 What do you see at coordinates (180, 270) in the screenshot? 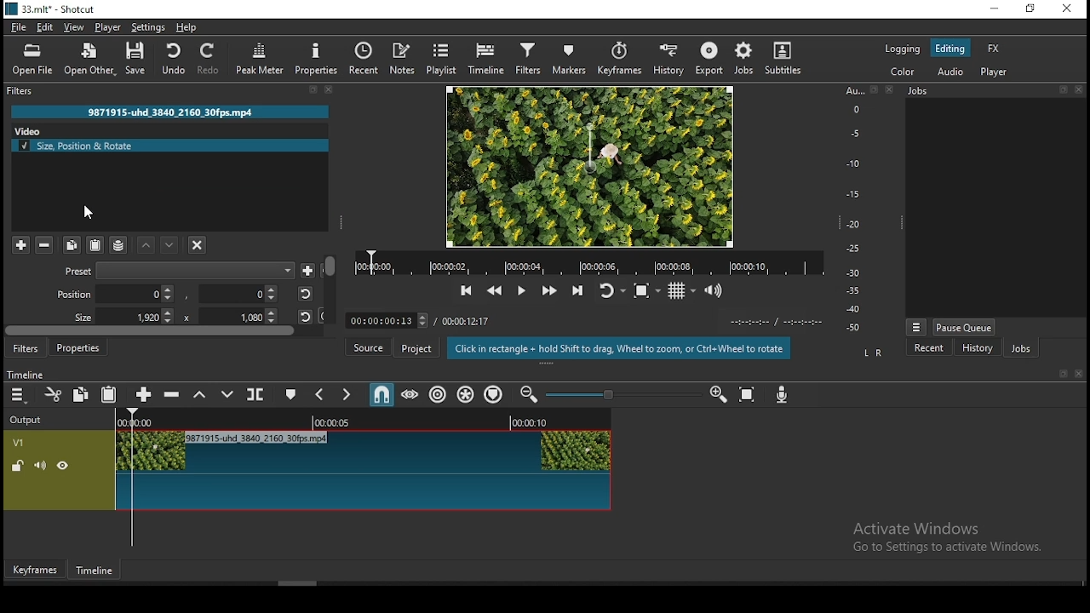
I see `preset` at bounding box center [180, 270].